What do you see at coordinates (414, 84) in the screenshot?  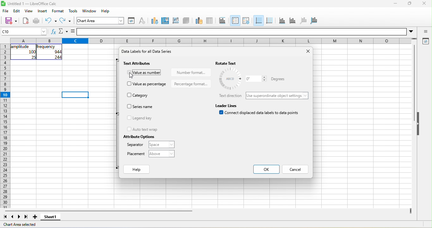 I see `vertical scroll bar` at bounding box center [414, 84].